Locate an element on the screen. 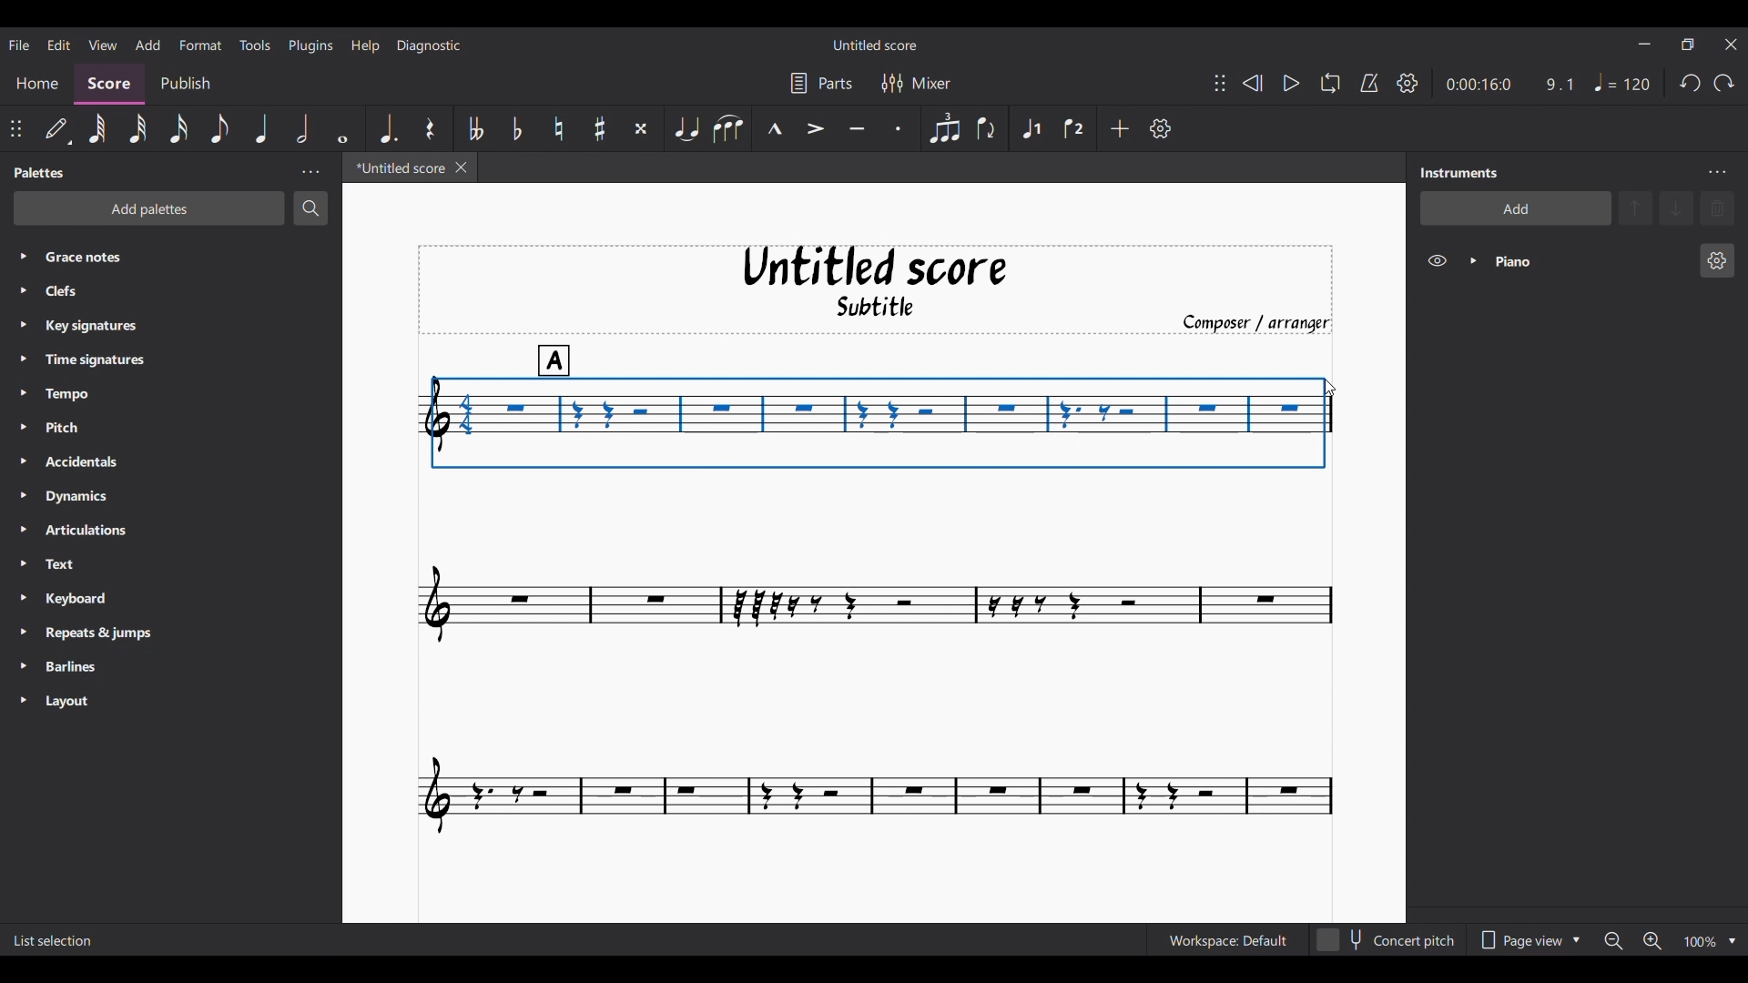 This screenshot has height=983, width=1748. Untitled score is located at coordinates (875, 267).